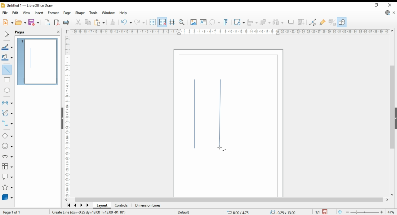  Describe the element at coordinates (67, 22) in the screenshot. I see `print` at that location.